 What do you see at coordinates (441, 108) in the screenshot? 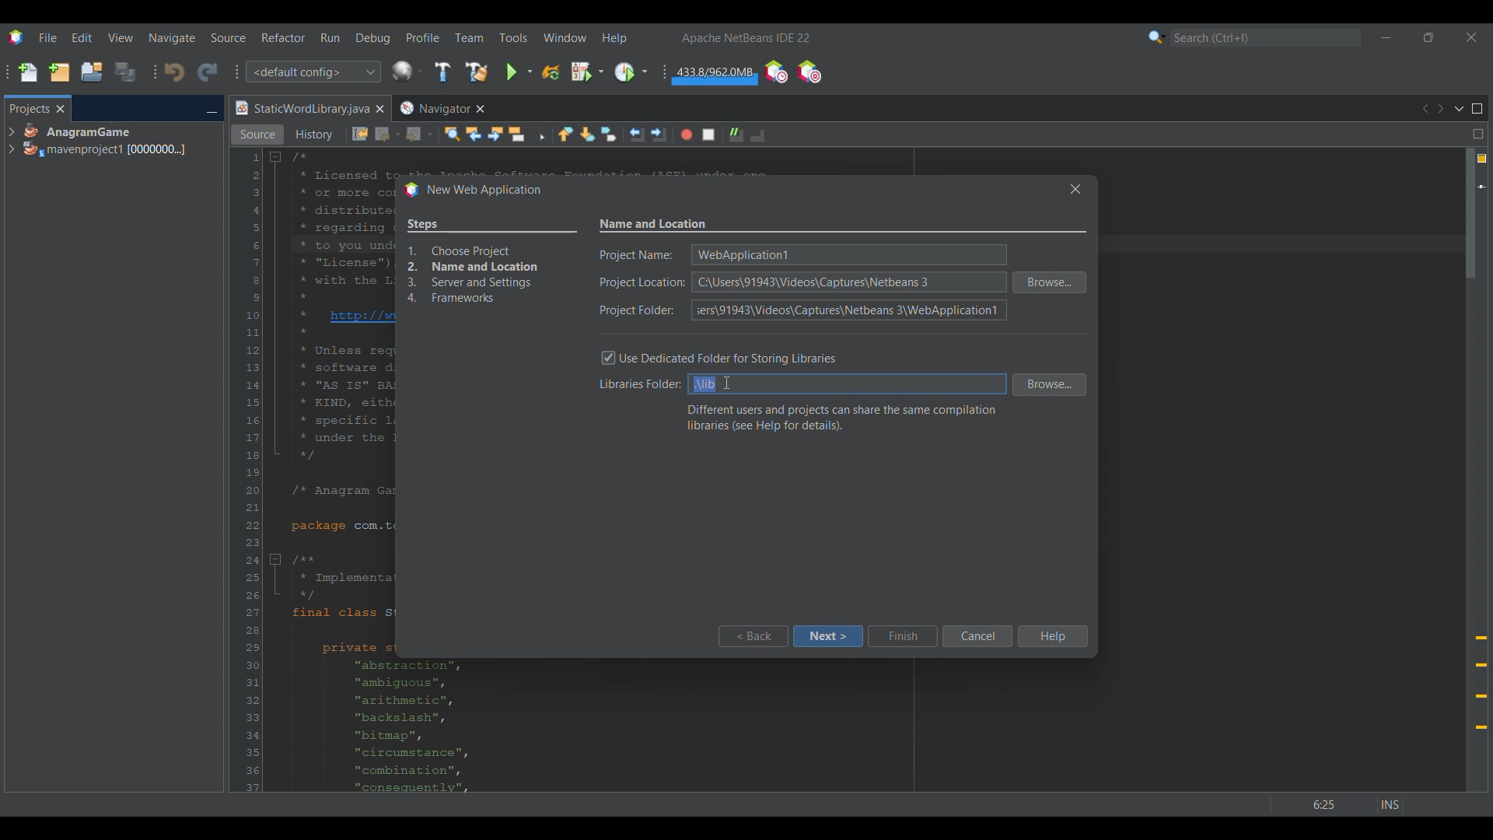
I see `Other tab` at bounding box center [441, 108].